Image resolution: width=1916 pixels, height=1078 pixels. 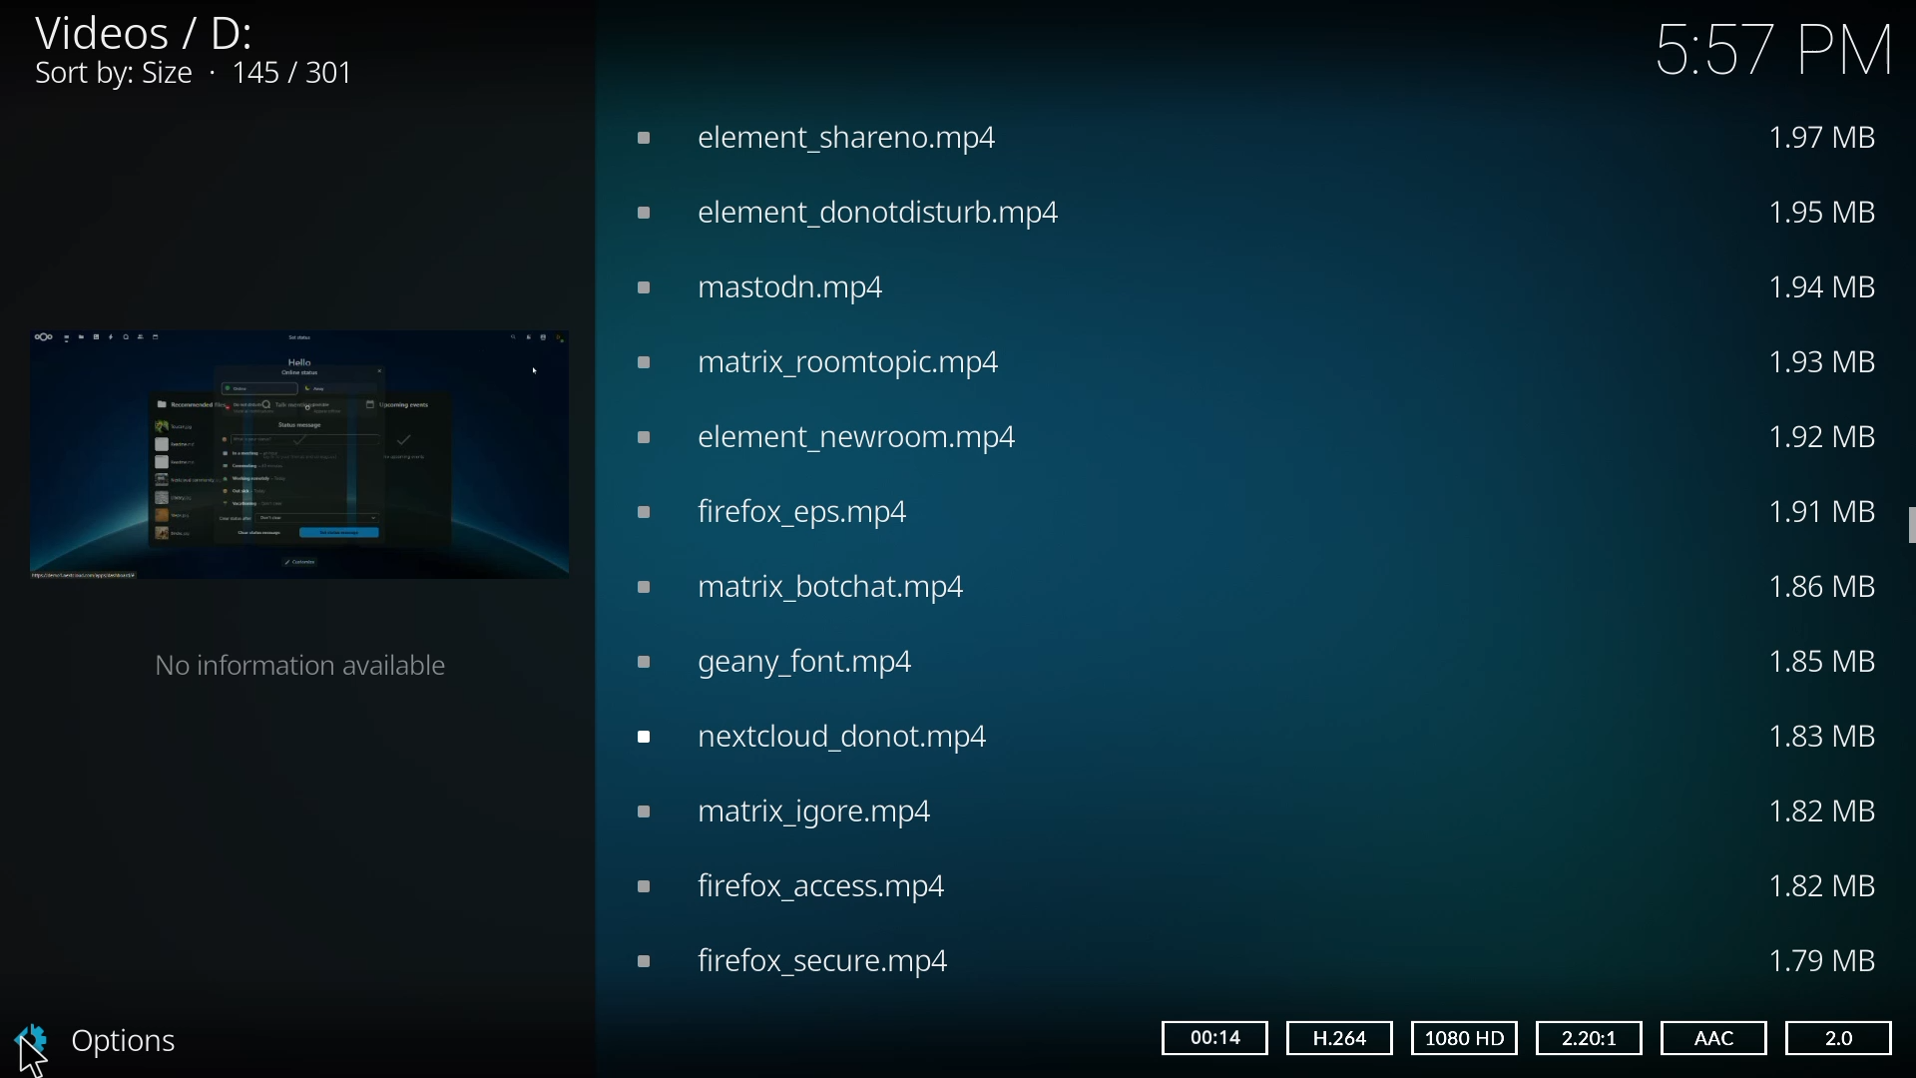 What do you see at coordinates (33, 1054) in the screenshot?
I see `cursor` at bounding box center [33, 1054].